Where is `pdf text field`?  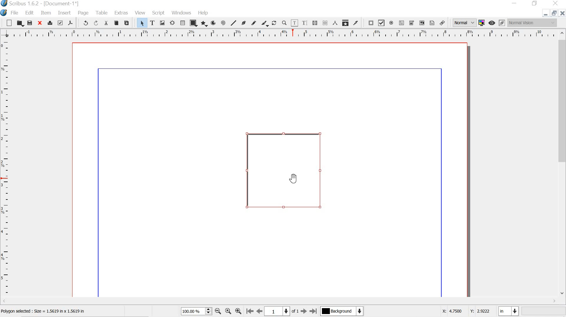
pdf text field is located at coordinates (403, 23).